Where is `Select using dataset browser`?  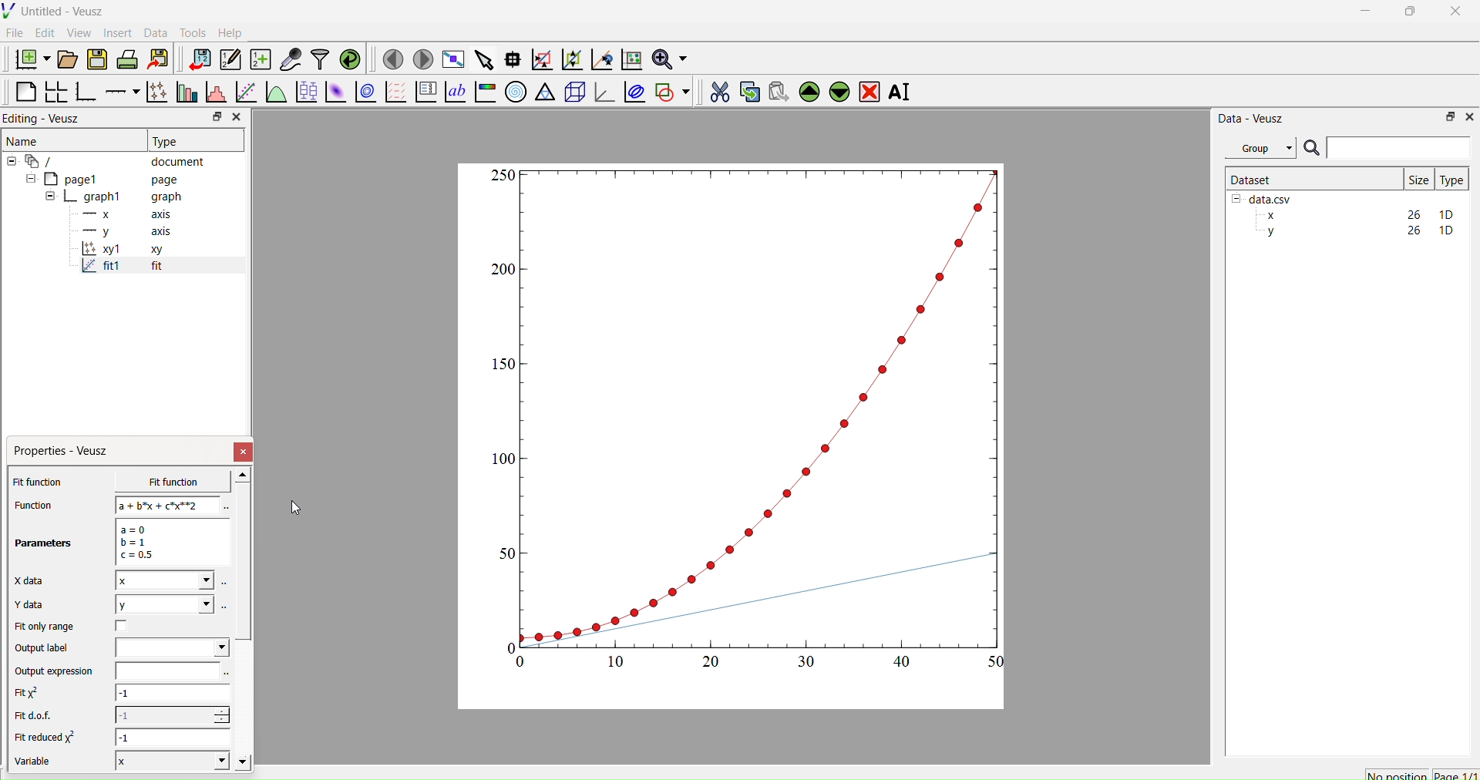
Select using dataset browser is located at coordinates (227, 674).